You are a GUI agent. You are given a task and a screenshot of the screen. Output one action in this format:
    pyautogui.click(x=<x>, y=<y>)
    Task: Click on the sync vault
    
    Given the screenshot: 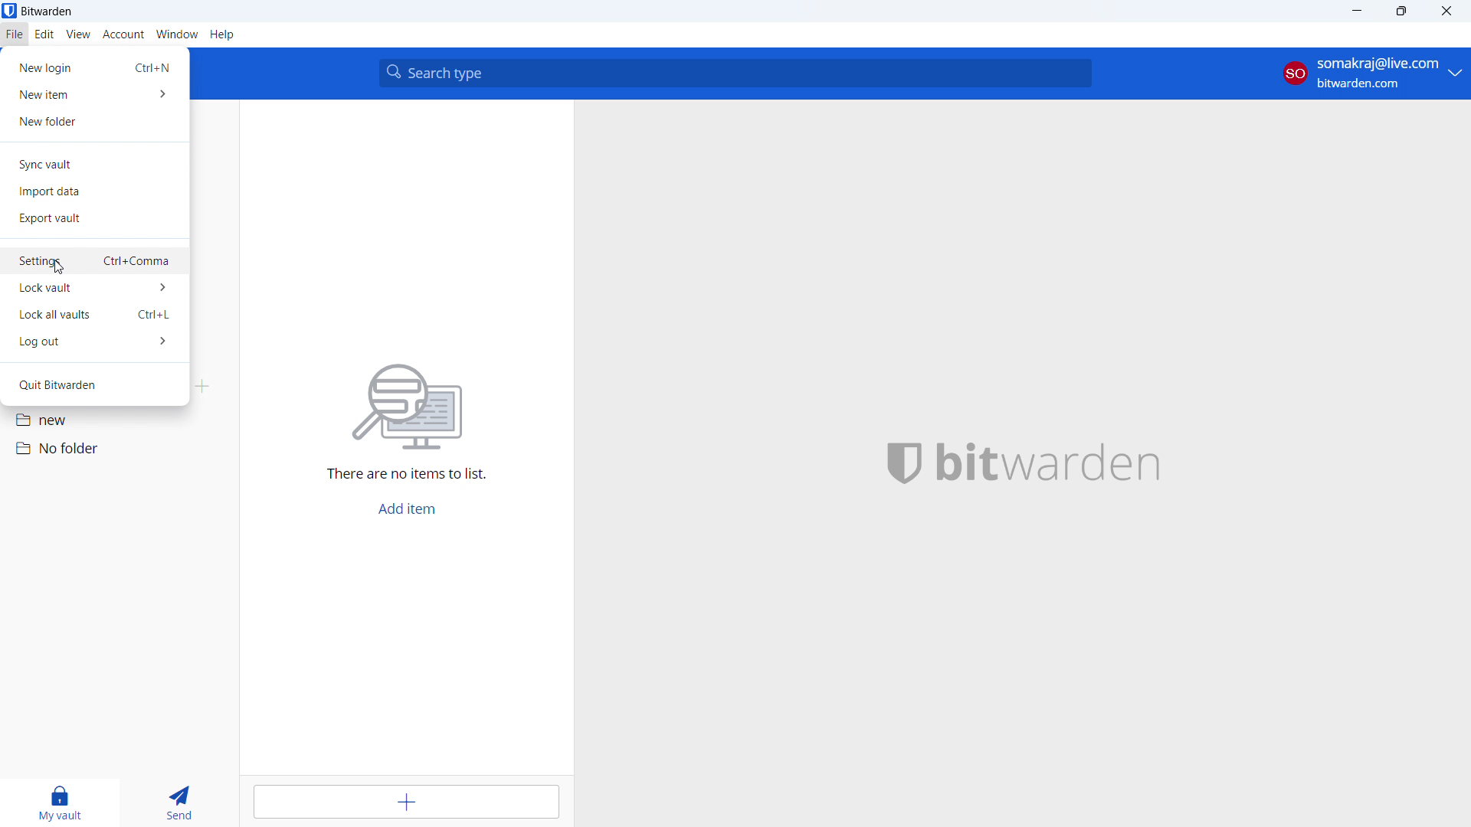 What is the action you would take?
    pyautogui.click(x=94, y=164)
    